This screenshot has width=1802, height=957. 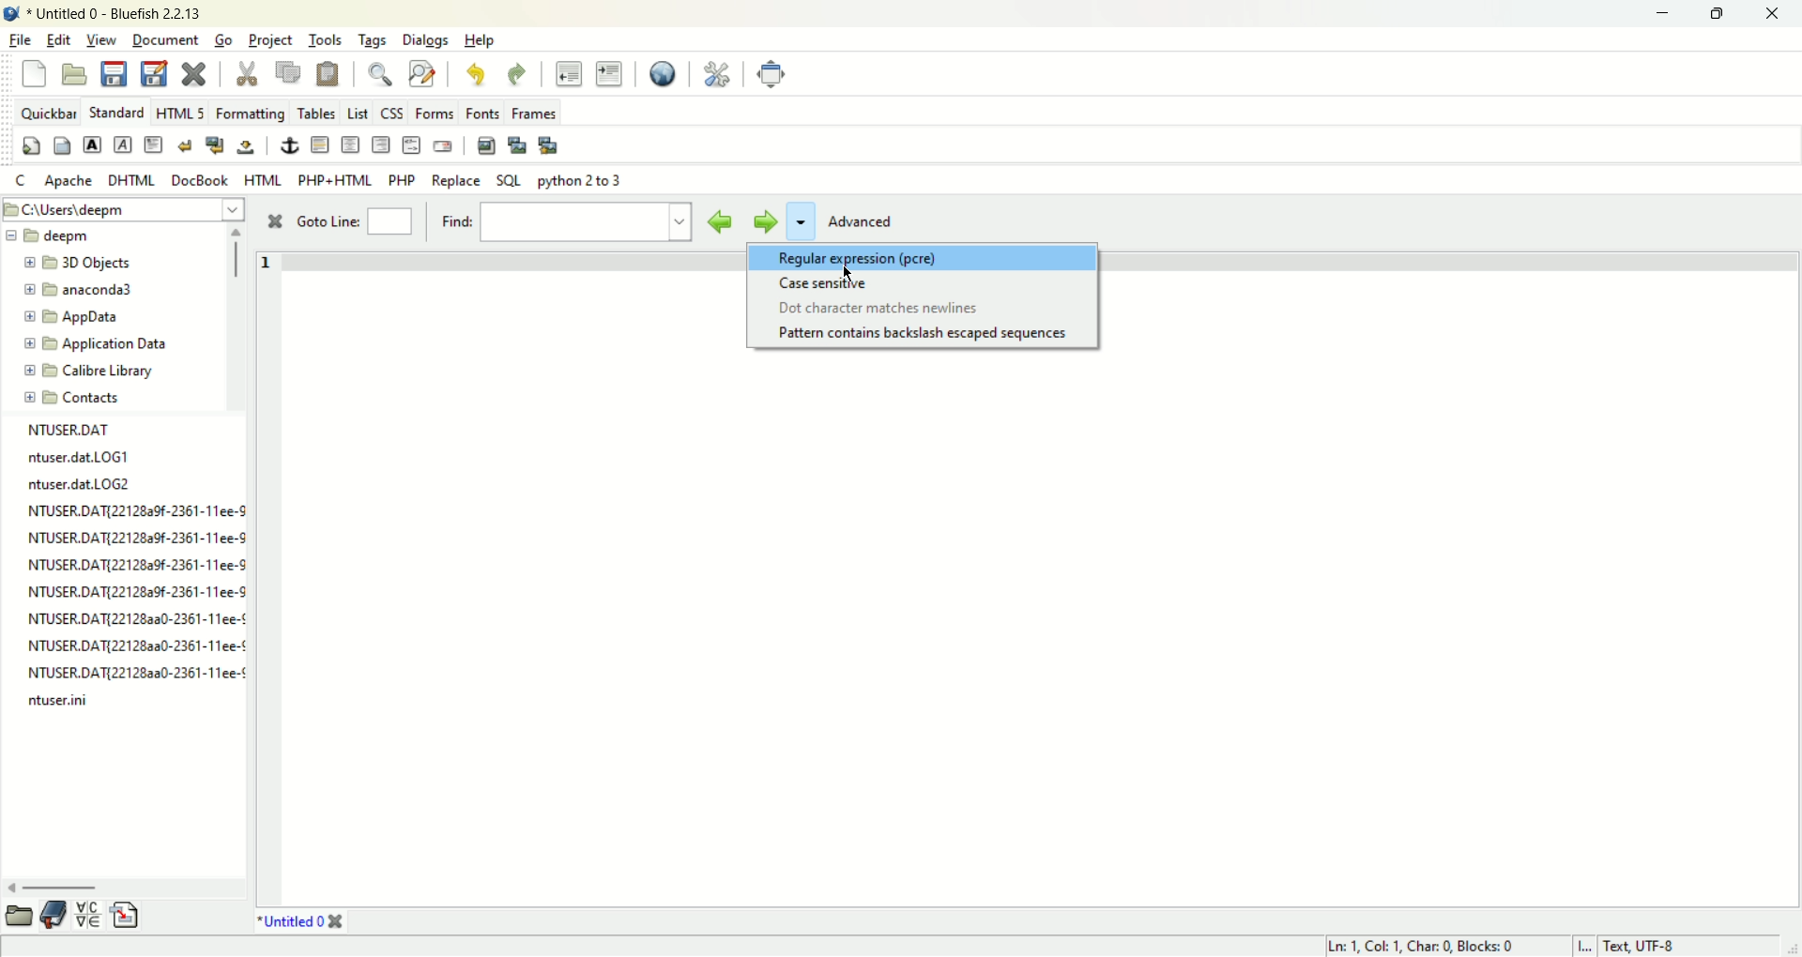 I want to click on ntuser.dat.LOG2, so click(x=80, y=485).